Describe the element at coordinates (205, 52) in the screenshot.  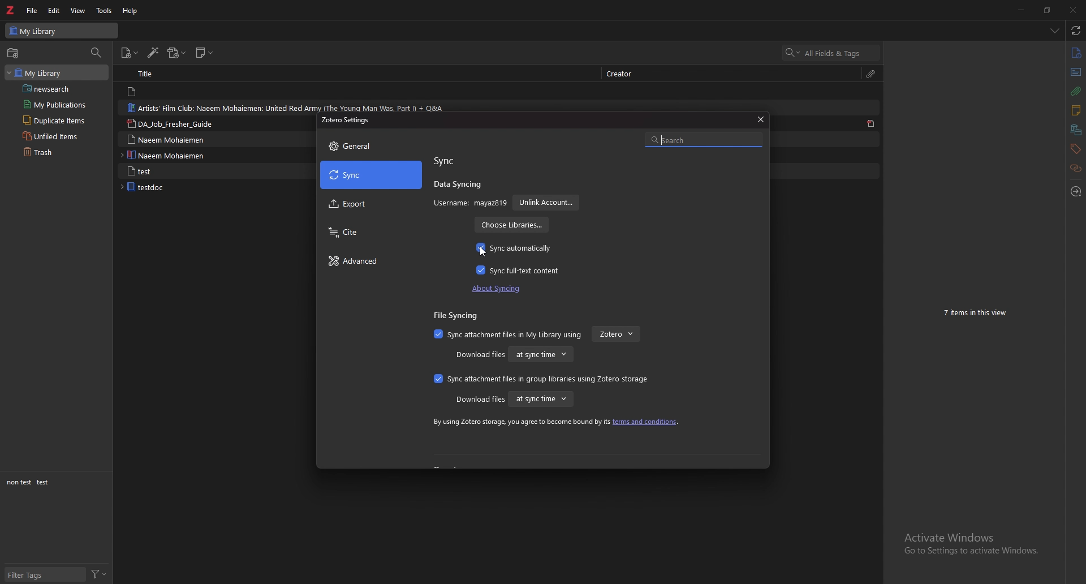
I see `new note` at that location.